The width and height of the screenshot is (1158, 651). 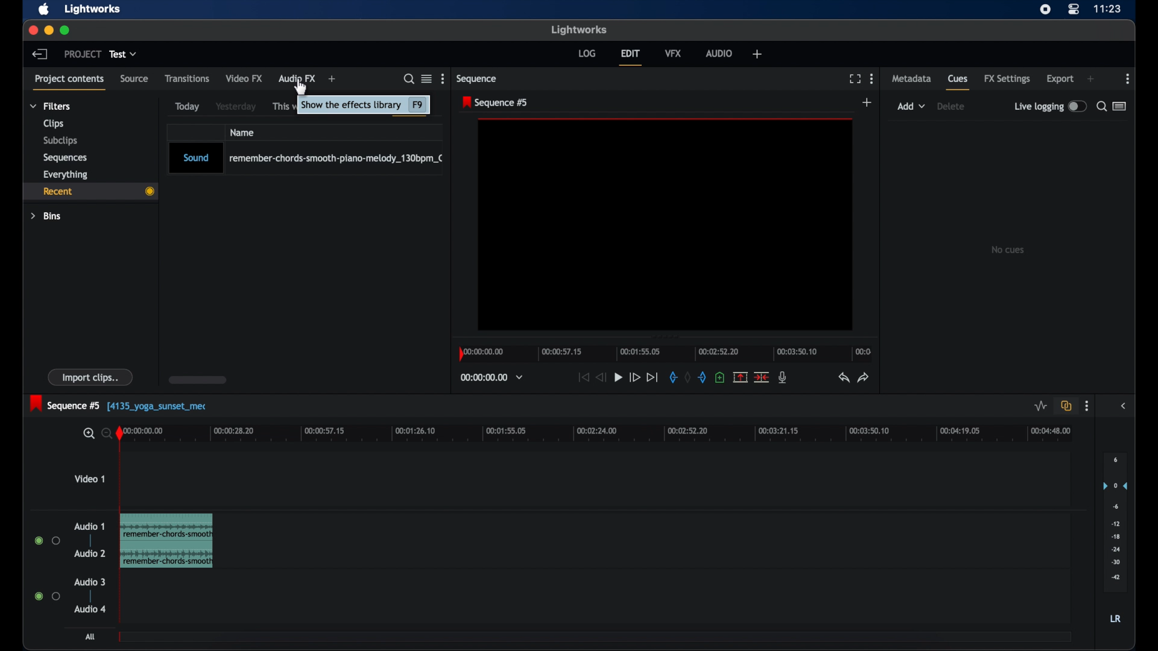 What do you see at coordinates (1066, 406) in the screenshot?
I see `toggle auto track sync` at bounding box center [1066, 406].